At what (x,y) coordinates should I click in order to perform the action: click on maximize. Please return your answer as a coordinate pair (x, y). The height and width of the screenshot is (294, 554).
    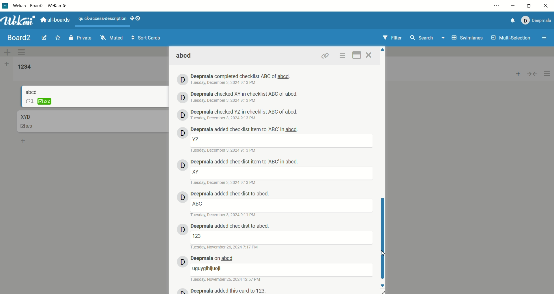
    Looking at the image, I should click on (357, 54).